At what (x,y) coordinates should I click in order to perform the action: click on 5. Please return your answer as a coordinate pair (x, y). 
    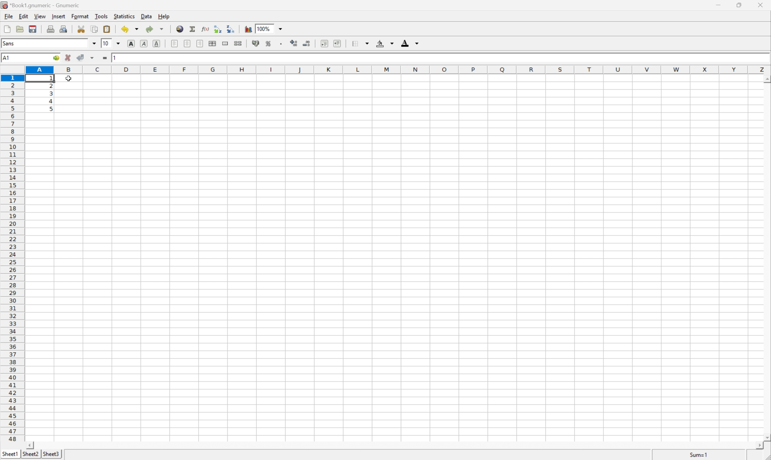
    Looking at the image, I should click on (52, 109).